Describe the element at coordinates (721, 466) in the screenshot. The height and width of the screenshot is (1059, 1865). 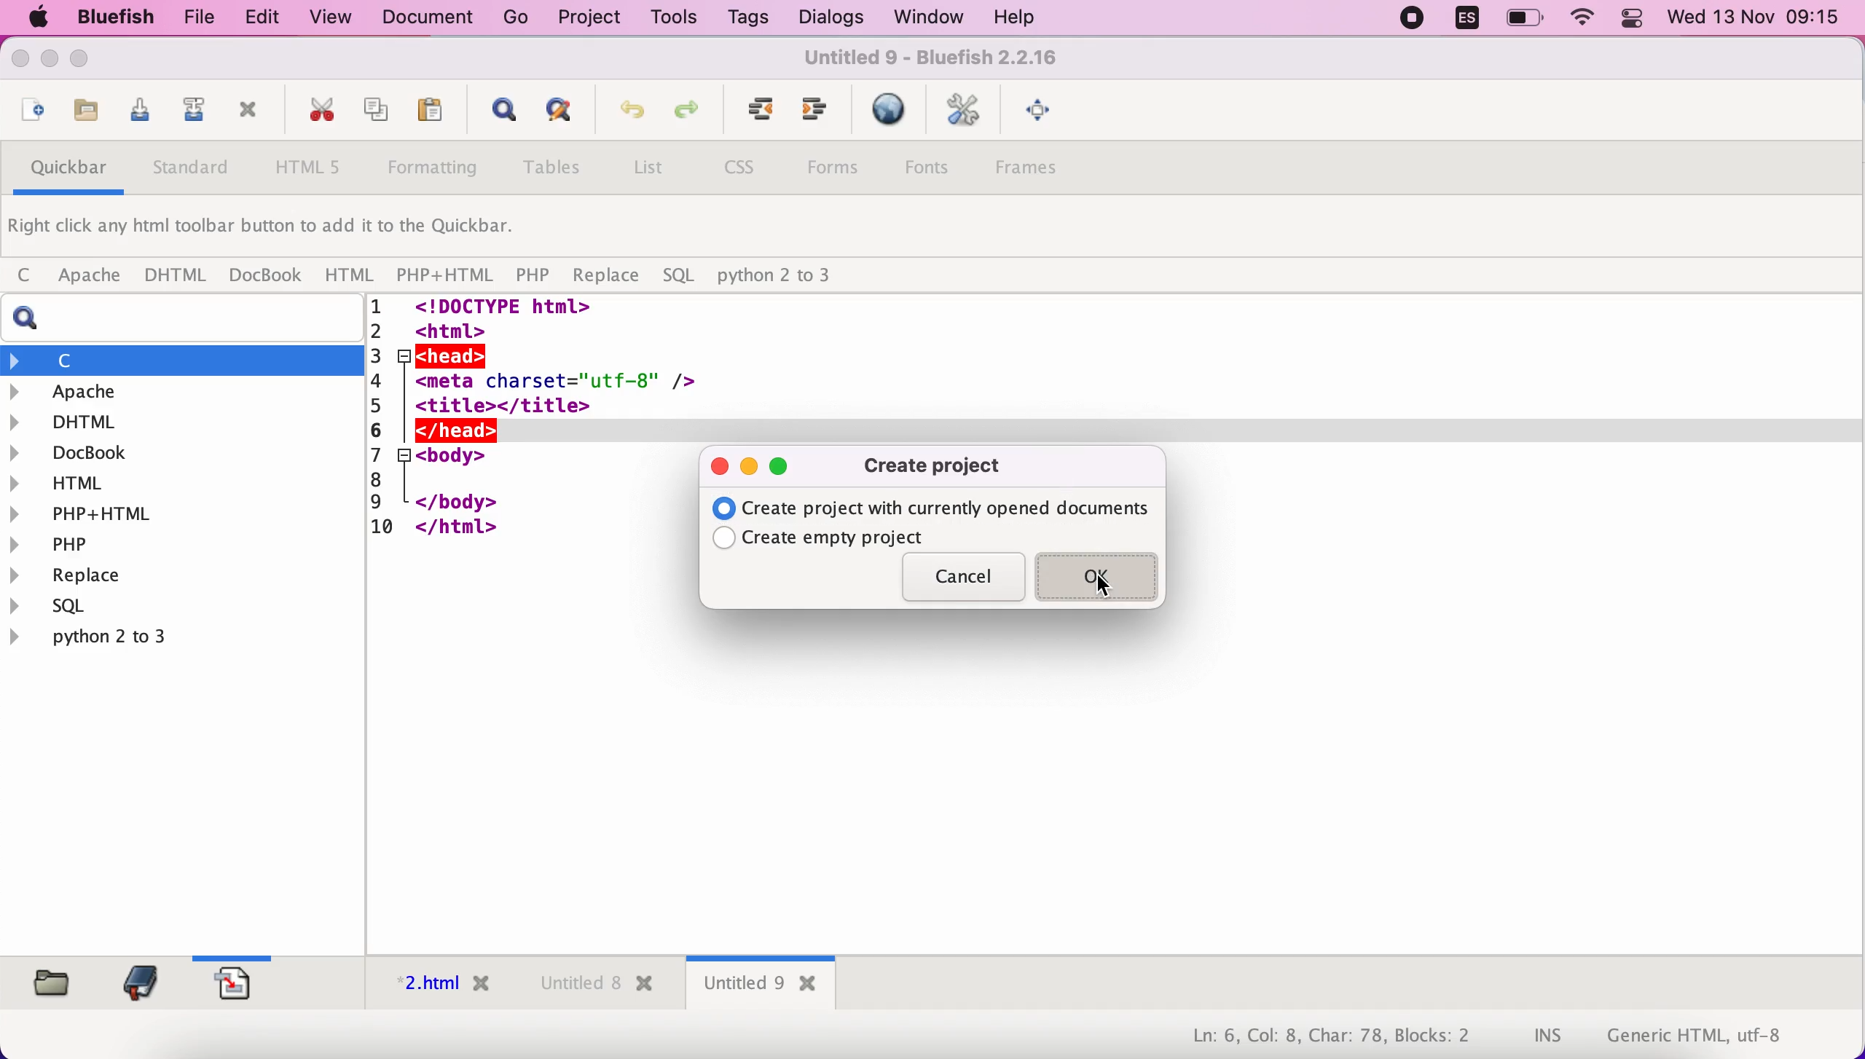
I see `close` at that location.